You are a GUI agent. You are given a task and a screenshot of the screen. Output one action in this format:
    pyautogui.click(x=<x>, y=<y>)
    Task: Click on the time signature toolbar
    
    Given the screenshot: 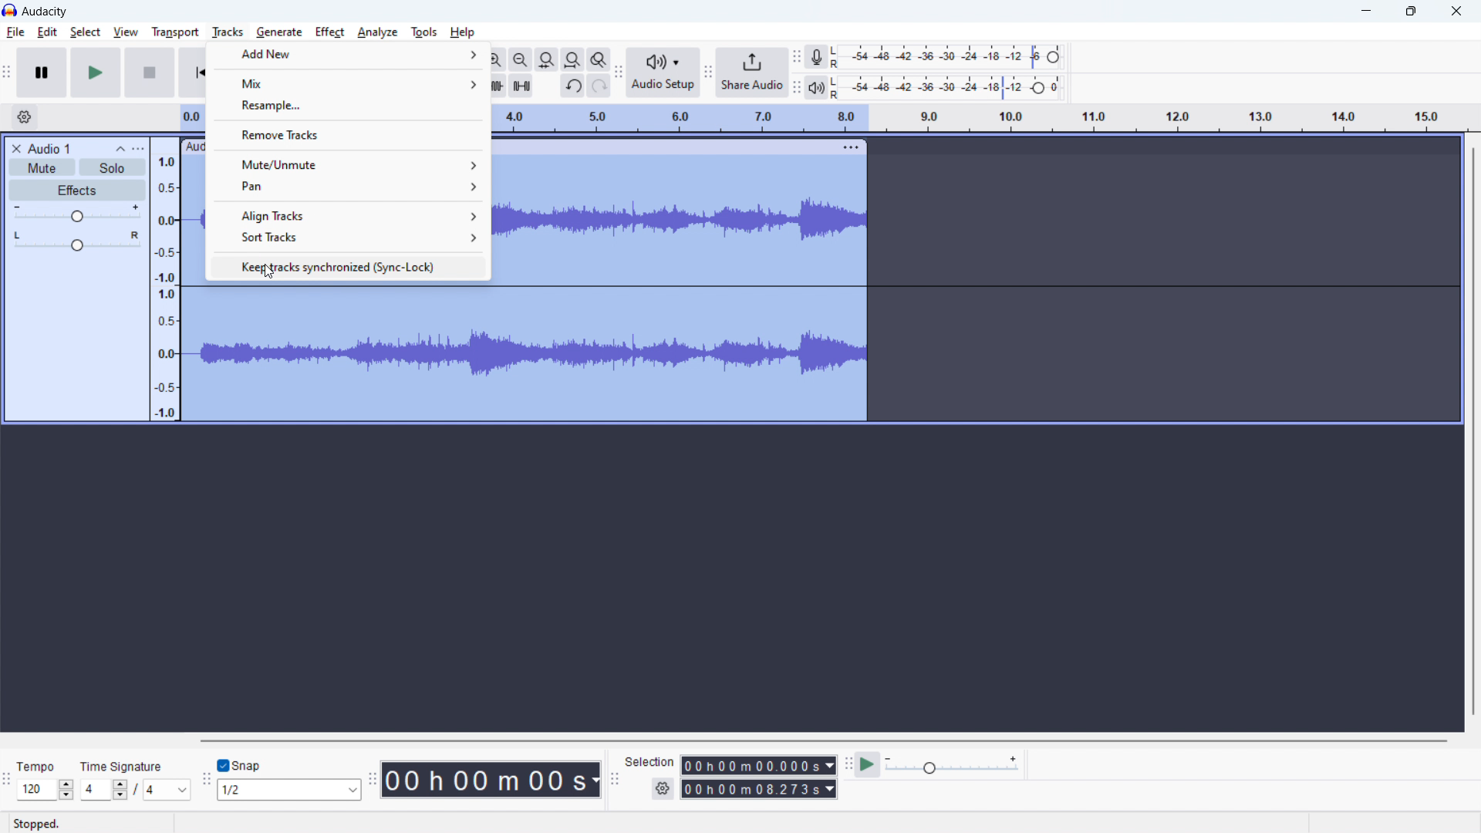 What is the action you would take?
    pyautogui.click(x=7, y=780)
    